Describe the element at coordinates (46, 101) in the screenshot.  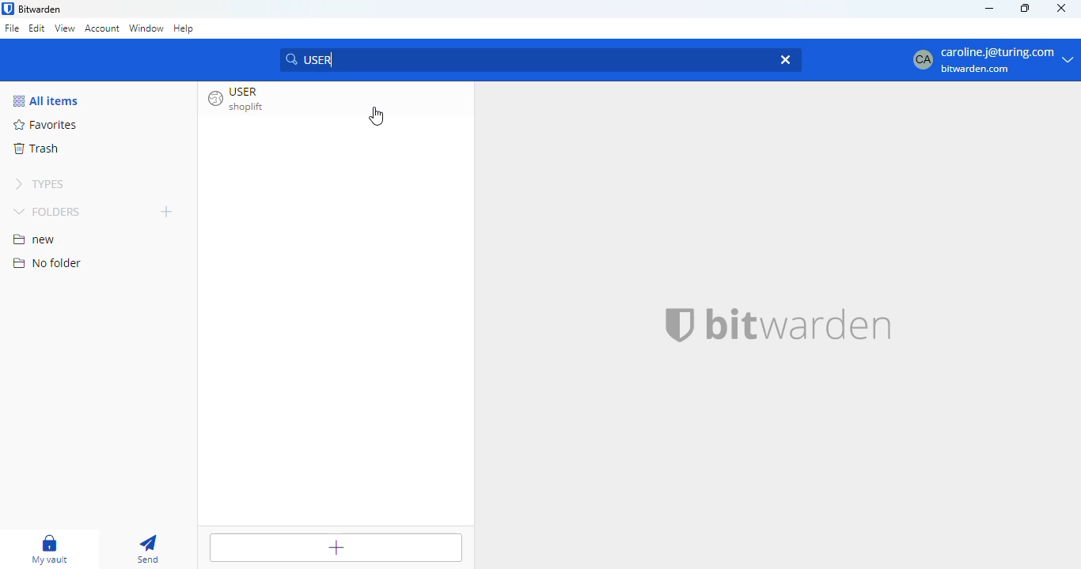
I see `all items` at that location.